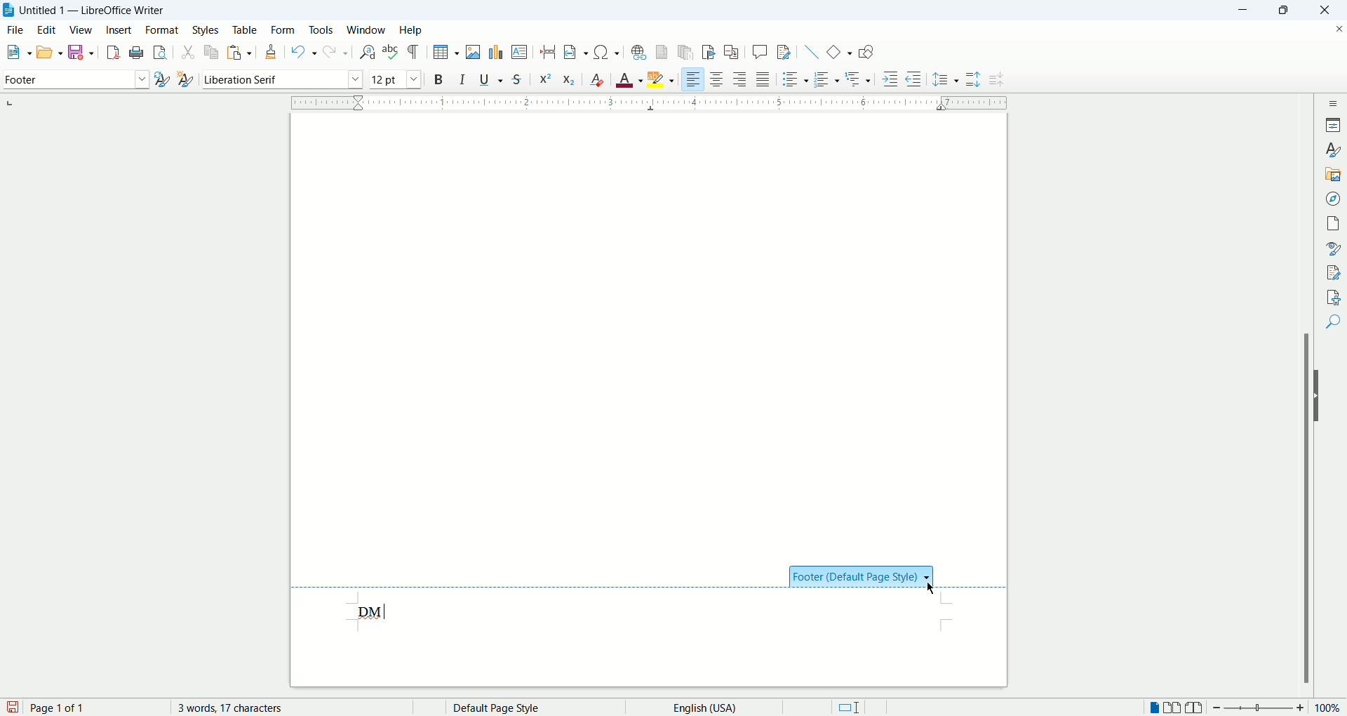  What do you see at coordinates (1195, 708) in the screenshot?
I see `book view` at bounding box center [1195, 708].